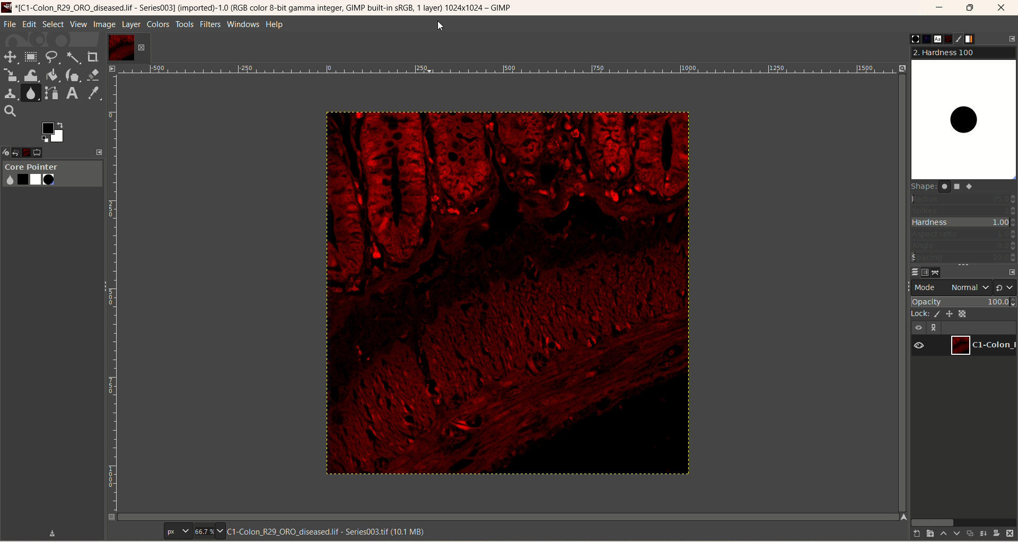 This screenshot has height=542, width=1018. I want to click on tools, so click(185, 24).